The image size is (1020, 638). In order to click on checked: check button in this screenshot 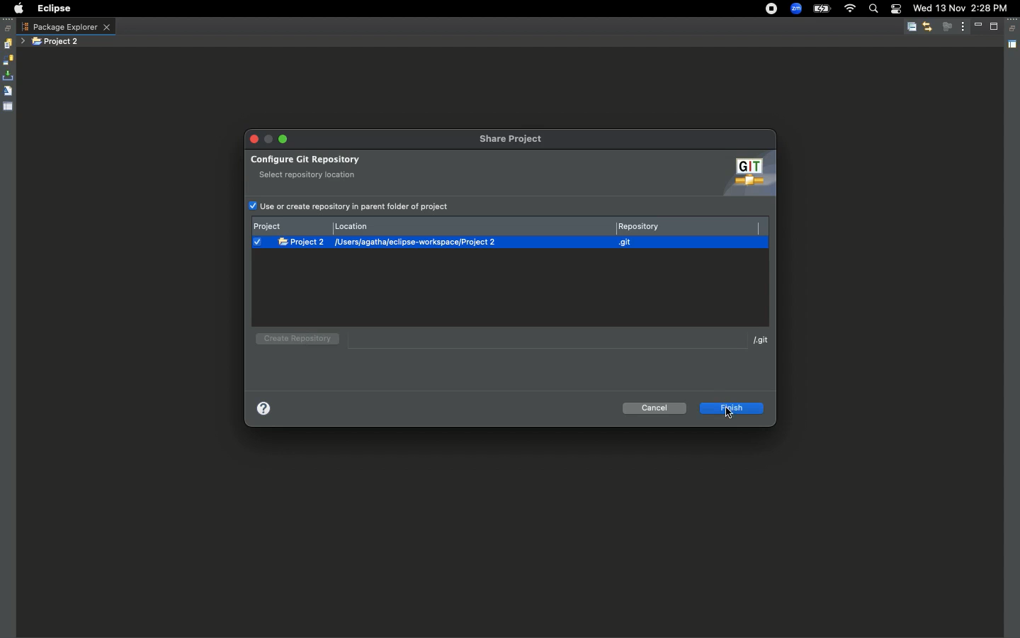, I will do `click(257, 242)`.